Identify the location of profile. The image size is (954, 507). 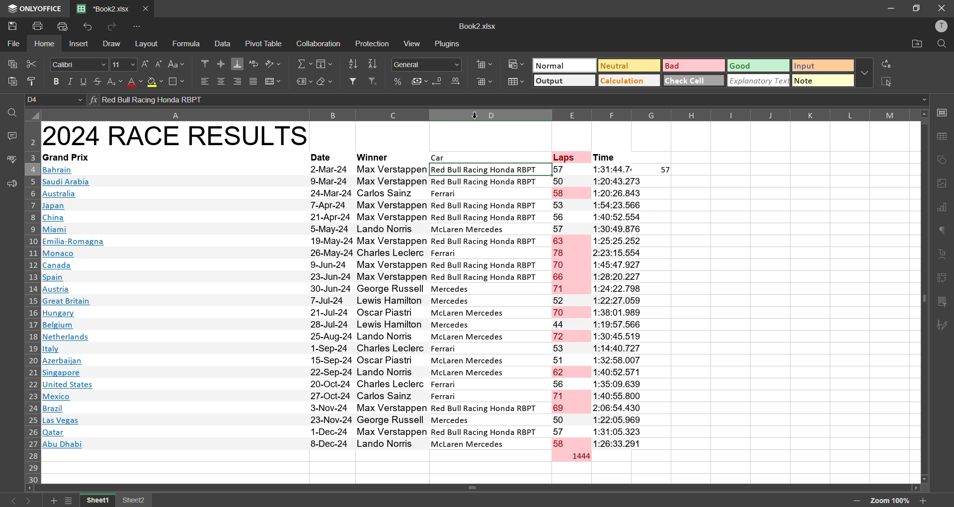
(939, 26).